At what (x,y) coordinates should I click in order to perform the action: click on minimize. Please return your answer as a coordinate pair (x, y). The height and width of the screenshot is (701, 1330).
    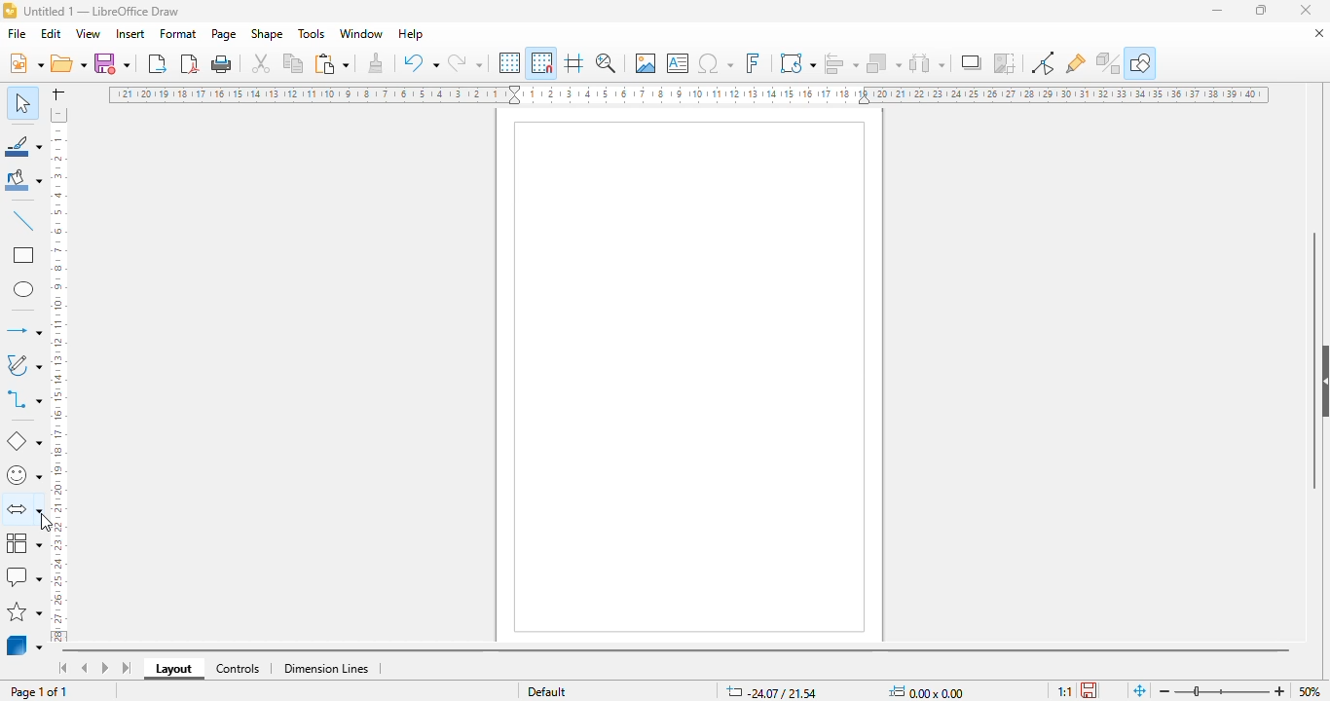
    Looking at the image, I should click on (1217, 12).